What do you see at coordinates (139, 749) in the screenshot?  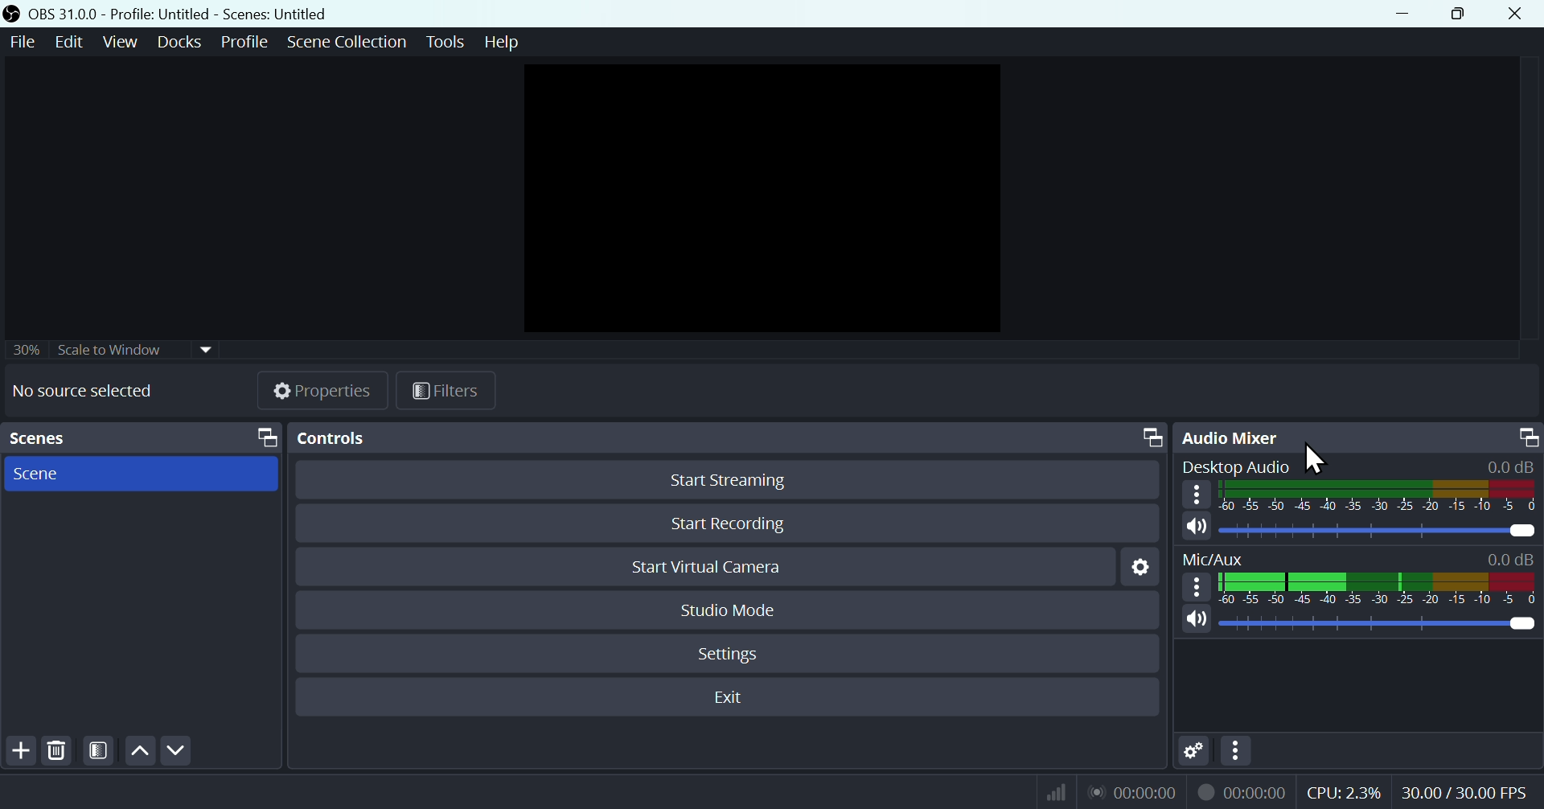 I see `up` at bounding box center [139, 749].